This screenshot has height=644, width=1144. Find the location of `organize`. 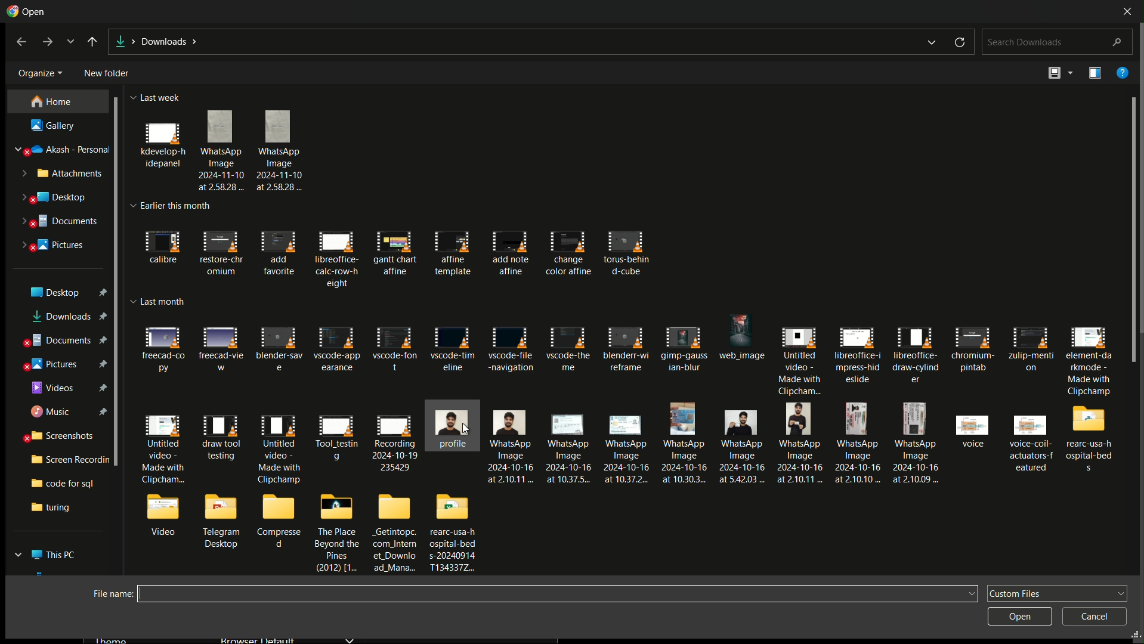

organize is located at coordinates (41, 73).